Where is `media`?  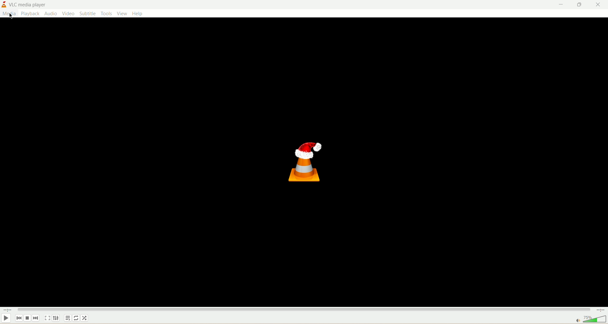 media is located at coordinates (9, 14).